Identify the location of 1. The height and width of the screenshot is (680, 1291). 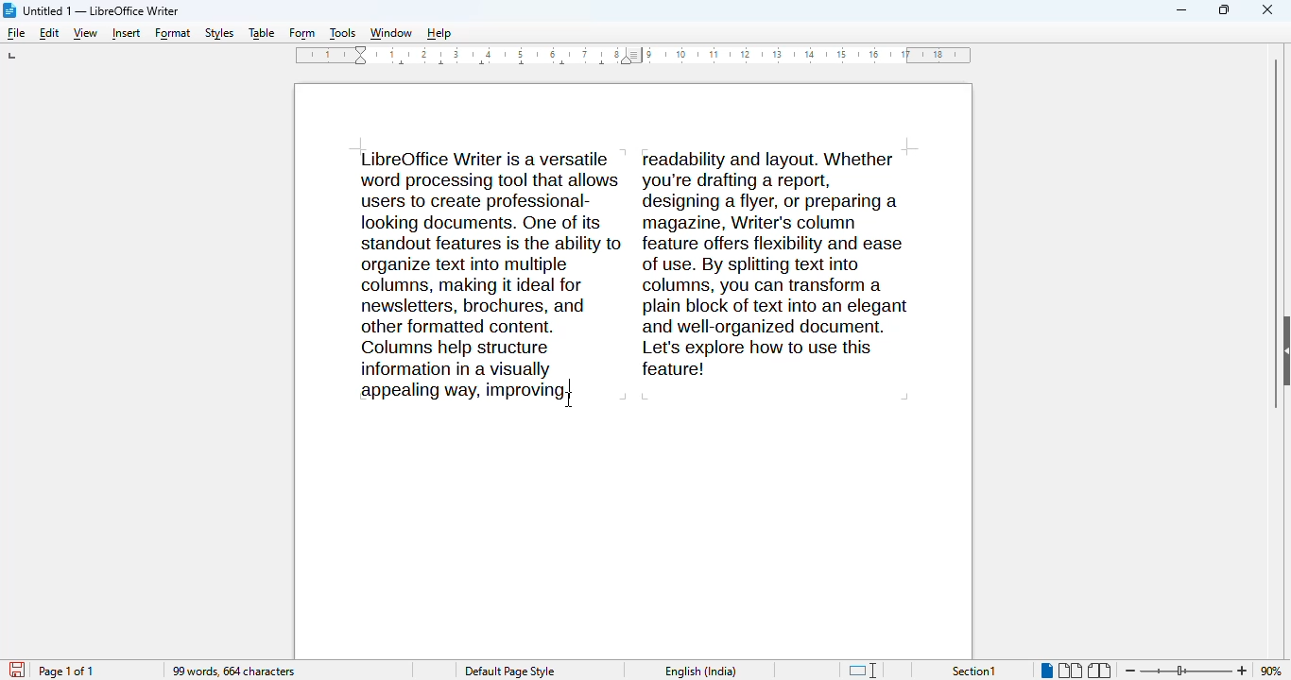
(322, 55).